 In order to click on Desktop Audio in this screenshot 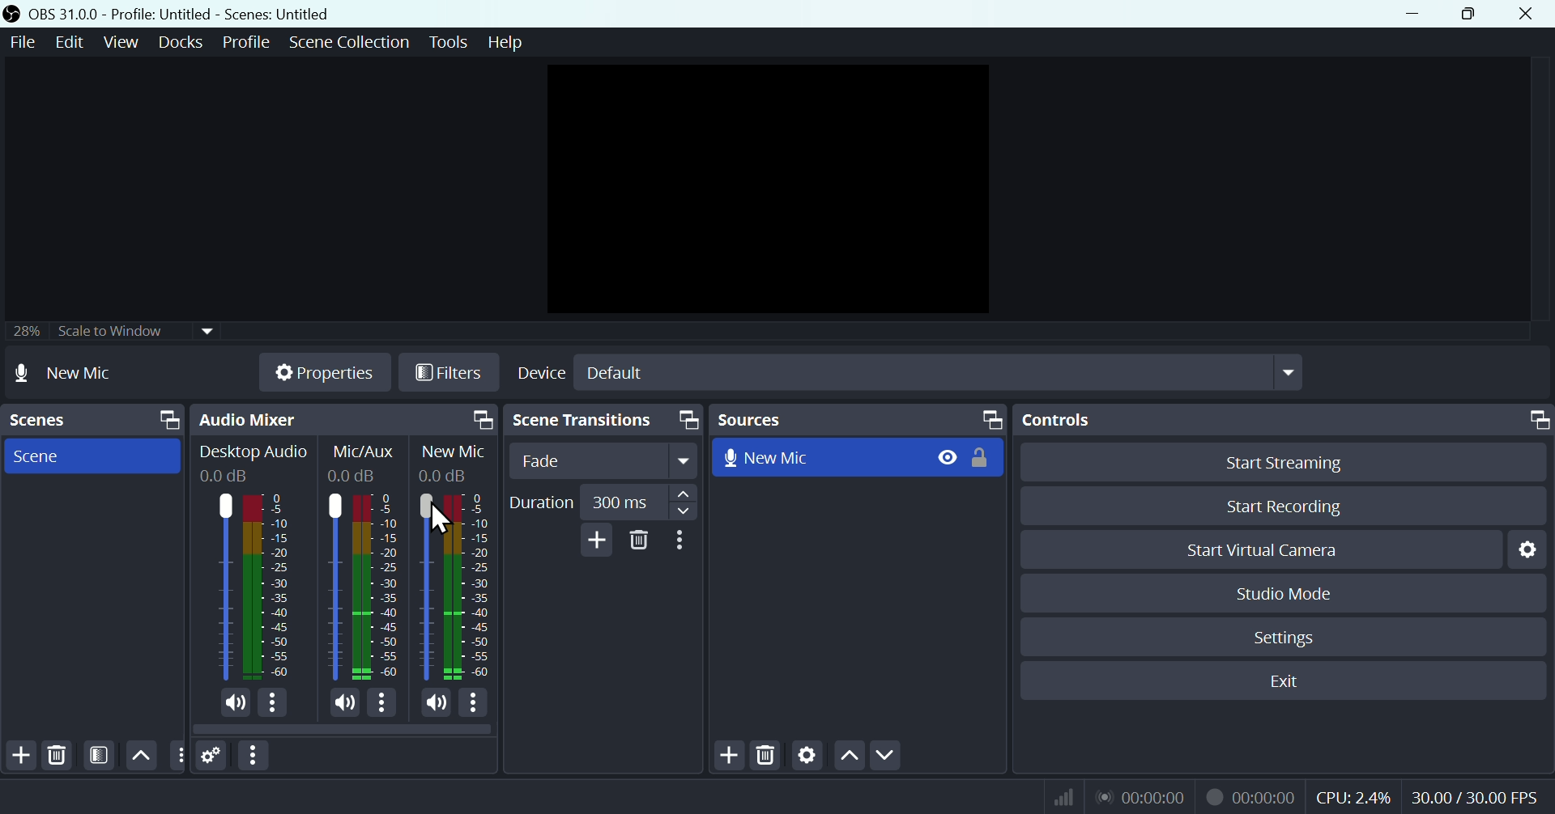, I will do `click(221, 587)`.